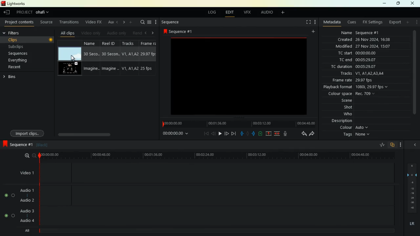  I want to click on video, so click(69, 69).